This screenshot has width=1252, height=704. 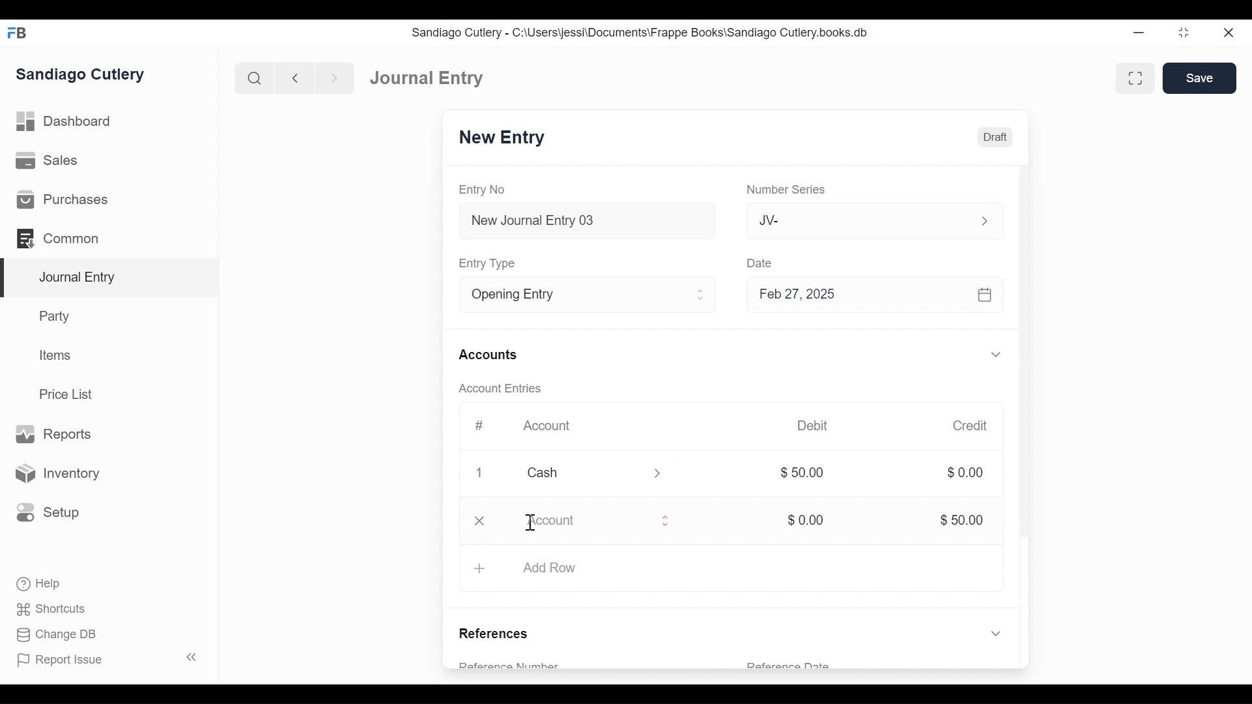 What do you see at coordinates (53, 611) in the screenshot?
I see `Shortcuts` at bounding box center [53, 611].